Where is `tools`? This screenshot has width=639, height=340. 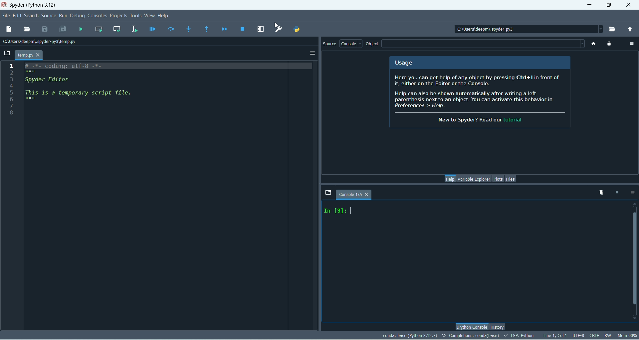
tools is located at coordinates (136, 16).